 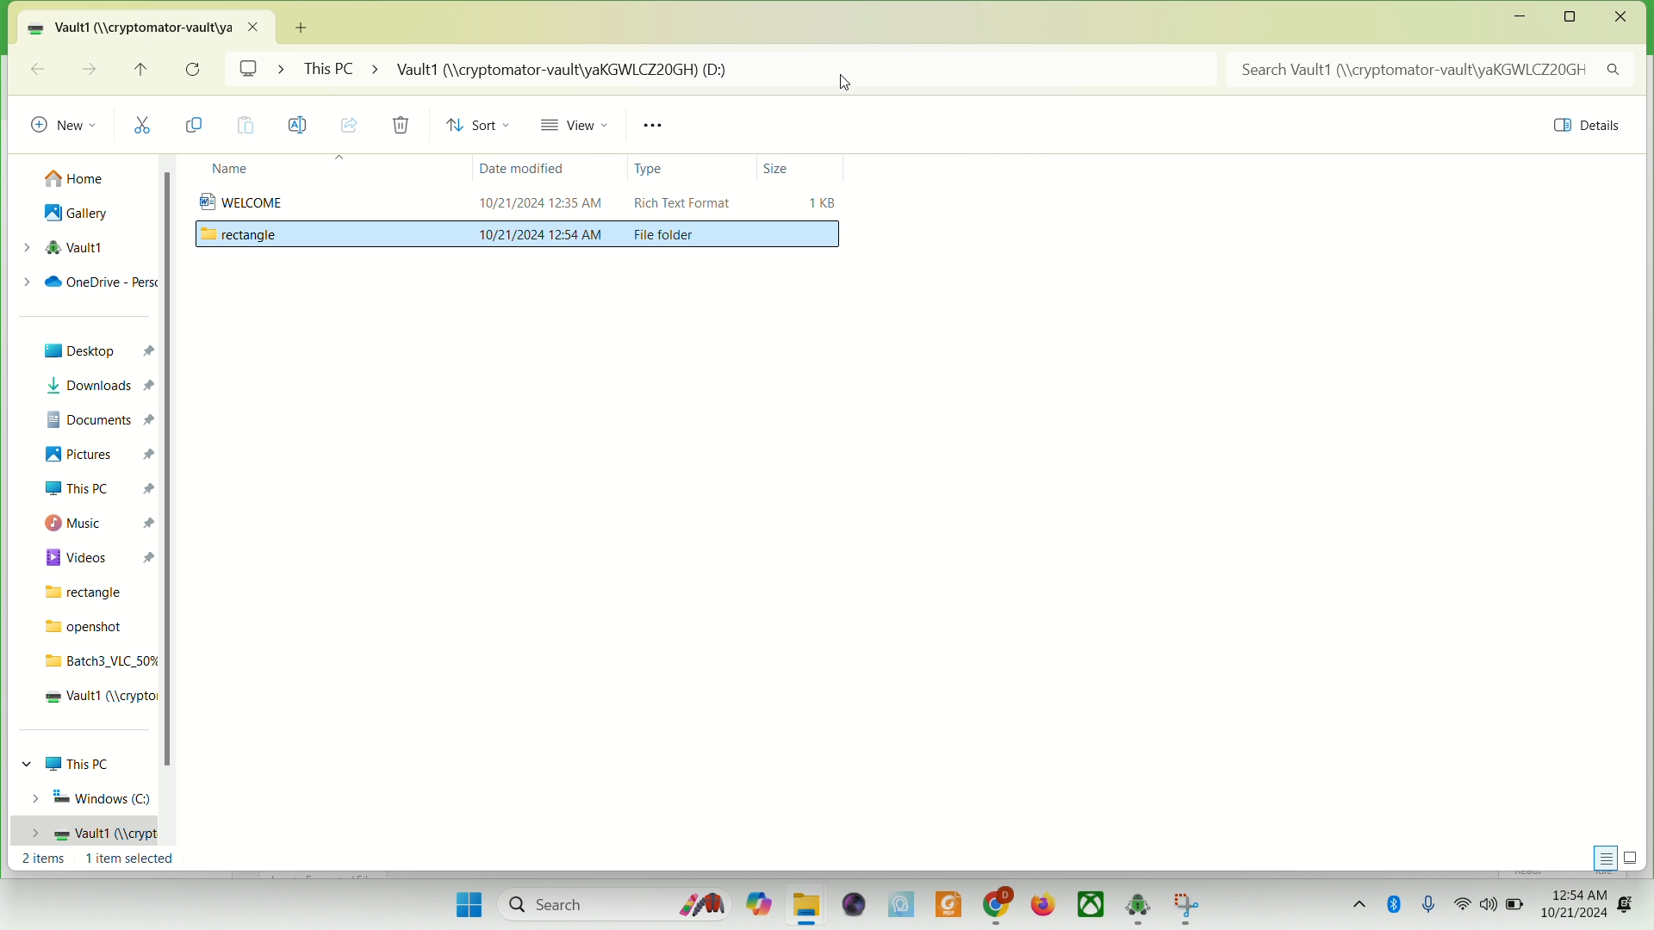 I want to click on This PC > Vault1 (//cryptomator-vault/yaKGWLCZ20GH) (D:), so click(x=759, y=71).